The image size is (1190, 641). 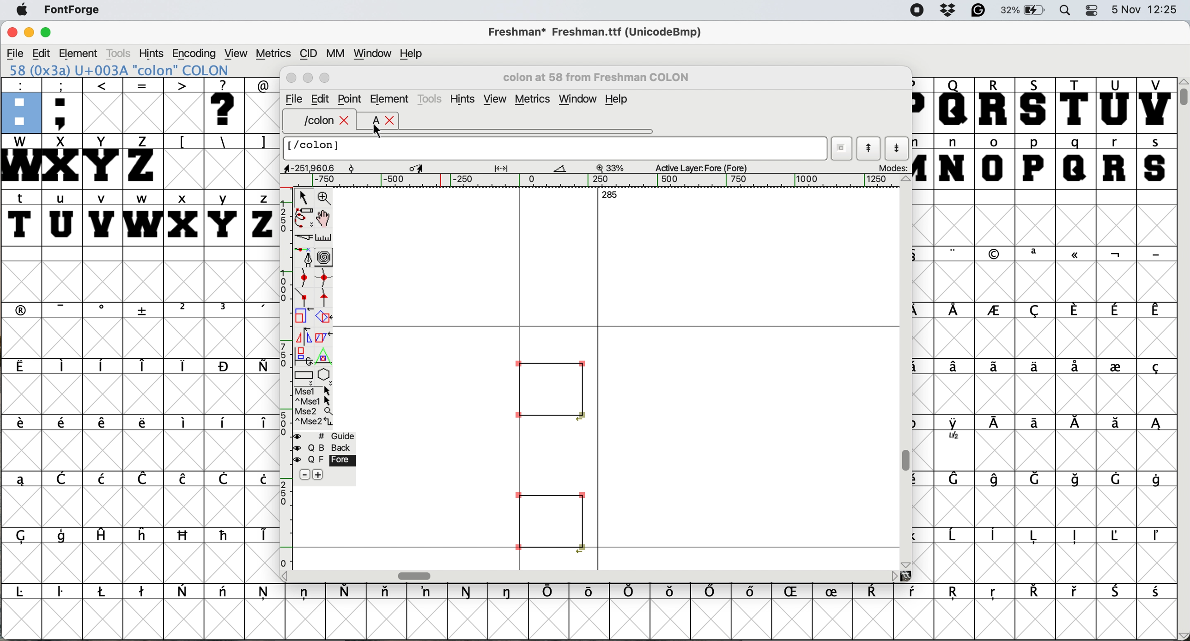 What do you see at coordinates (81, 53) in the screenshot?
I see `element` at bounding box center [81, 53].